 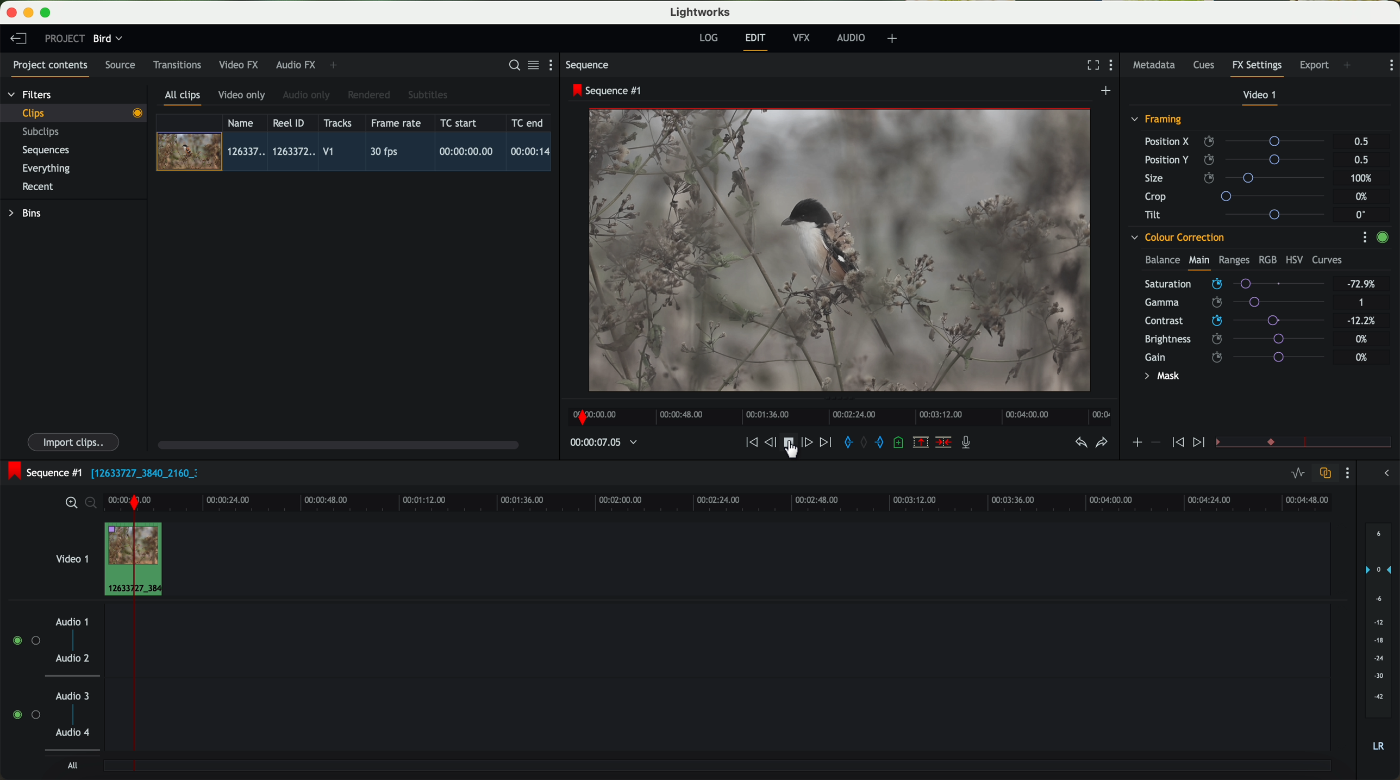 I want to click on transitions, so click(x=177, y=65).